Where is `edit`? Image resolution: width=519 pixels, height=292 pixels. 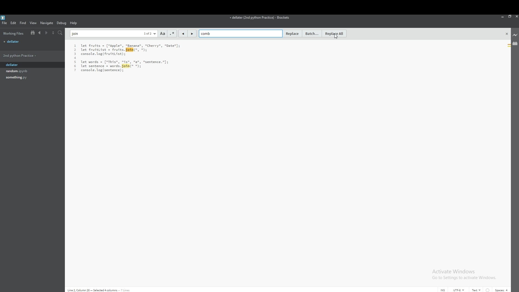
edit is located at coordinates (14, 23).